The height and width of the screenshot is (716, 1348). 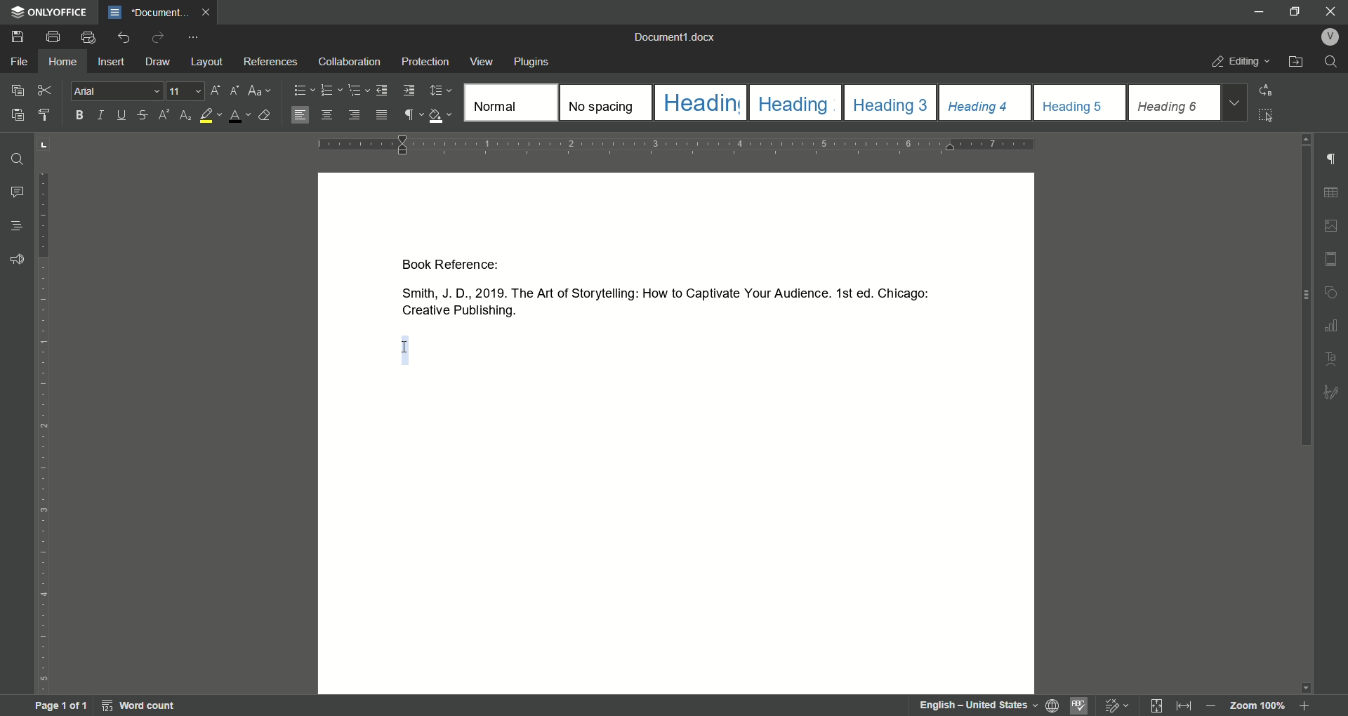 I want to click on bold, so click(x=77, y=115).